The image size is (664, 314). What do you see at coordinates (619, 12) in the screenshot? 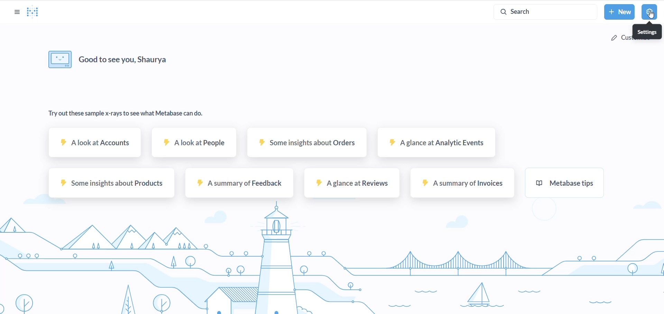
I see `new ` at bounding box center [619, 12].